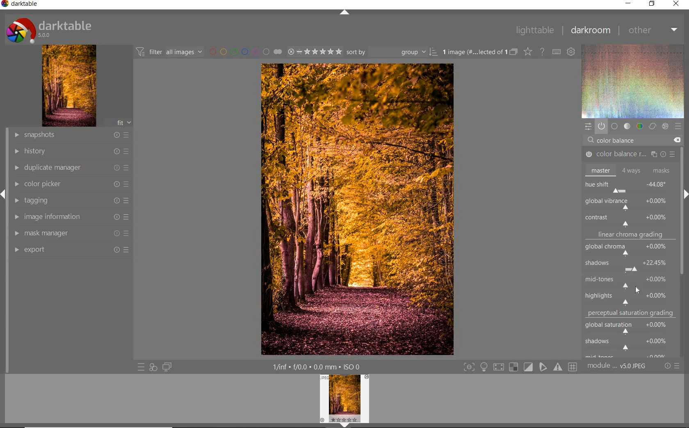 This screenshot has height=428, width=689. Describe the element at coordinates (630, 236) in the screenshot. I see `linear chroma grading` at that location.